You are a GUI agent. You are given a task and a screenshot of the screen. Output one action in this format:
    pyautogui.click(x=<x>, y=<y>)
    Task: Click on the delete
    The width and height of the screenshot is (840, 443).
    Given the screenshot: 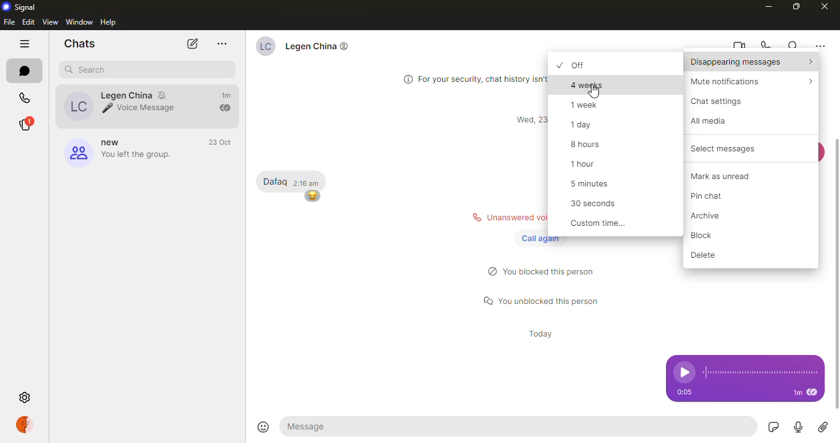 What is the action you would take?
    pyautogui.click(x=708, y=255)
    